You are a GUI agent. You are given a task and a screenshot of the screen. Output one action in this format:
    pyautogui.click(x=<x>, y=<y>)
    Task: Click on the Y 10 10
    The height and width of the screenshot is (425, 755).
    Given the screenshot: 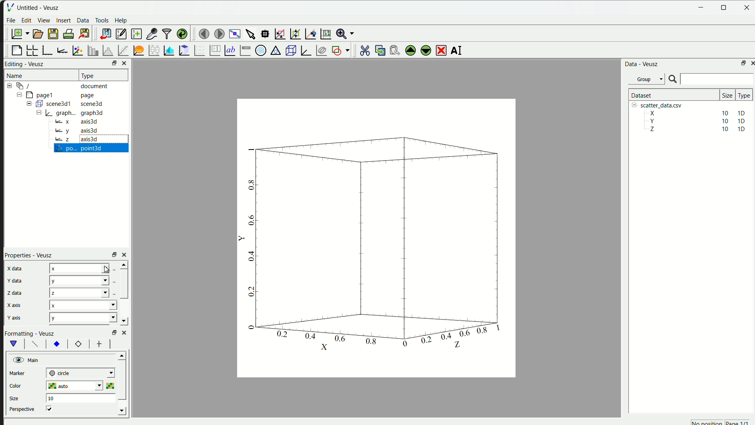 What is the action you would take?
    pyautogui.click(x=694, y=122)
    